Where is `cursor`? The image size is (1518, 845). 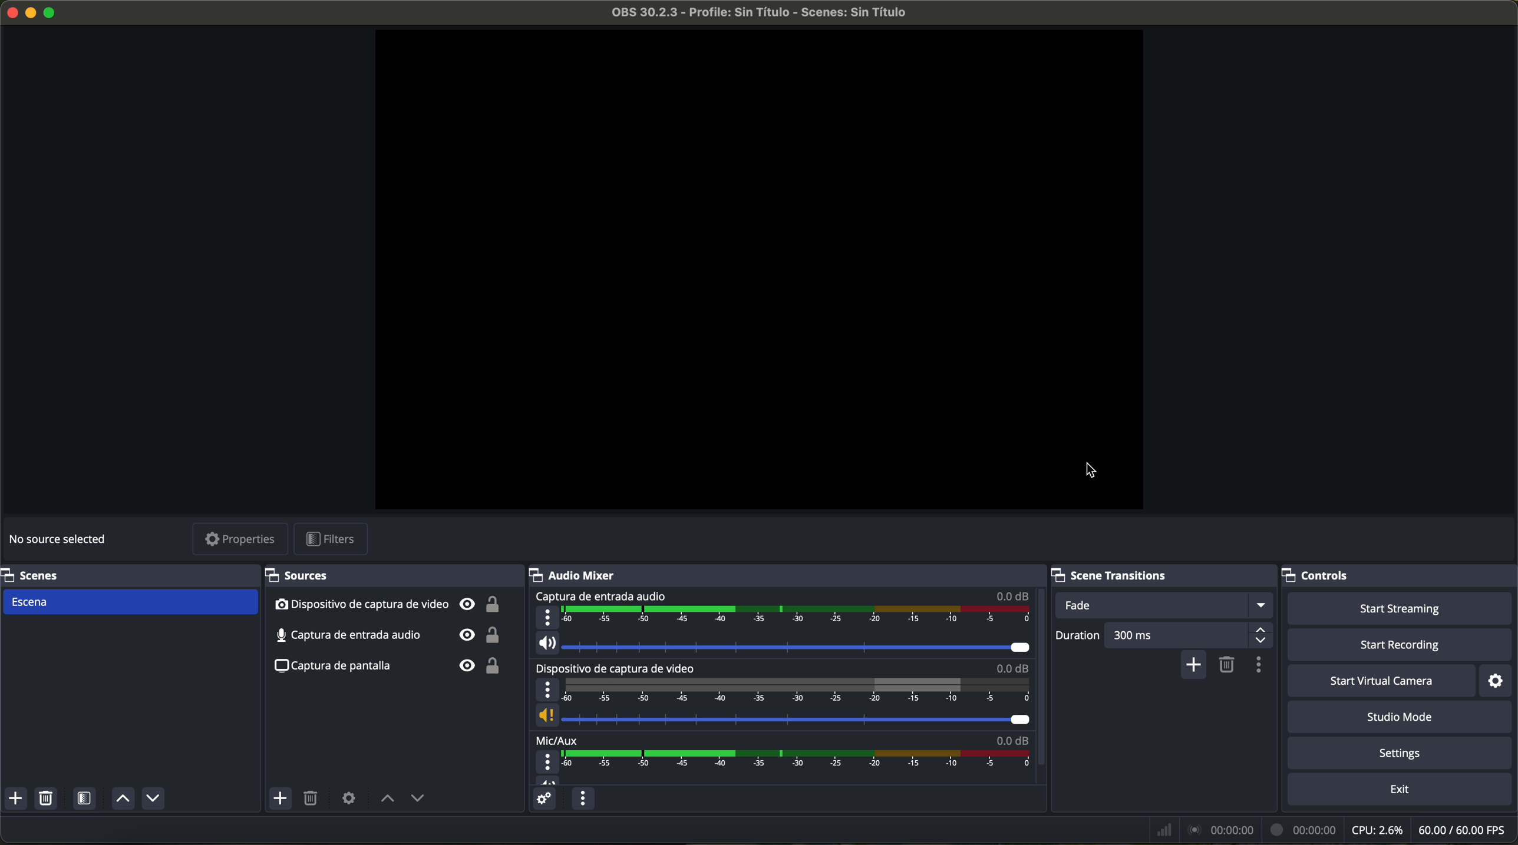
cursor is located at coordinates (1092, 469).